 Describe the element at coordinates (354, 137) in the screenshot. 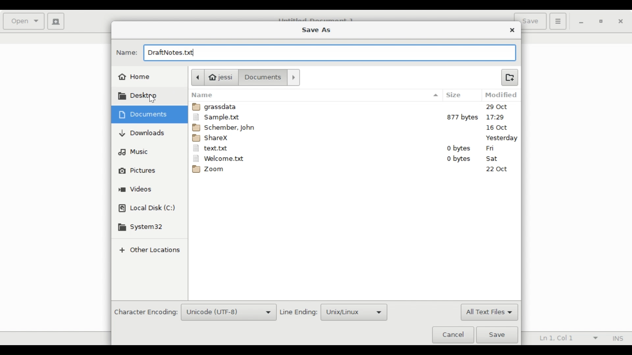

I see `ShareX Yesterday` at that location.